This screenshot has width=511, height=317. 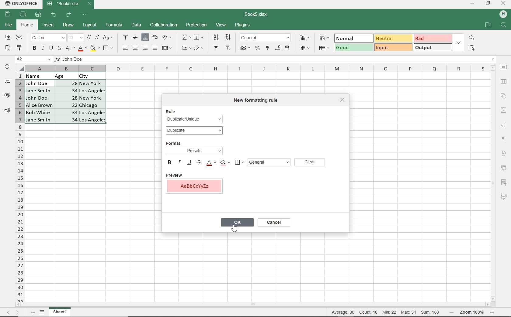 What do you see at coordinates (19, 47) in the screenshot?
I see `COPY STYLE` at bounding box center [19, 47].